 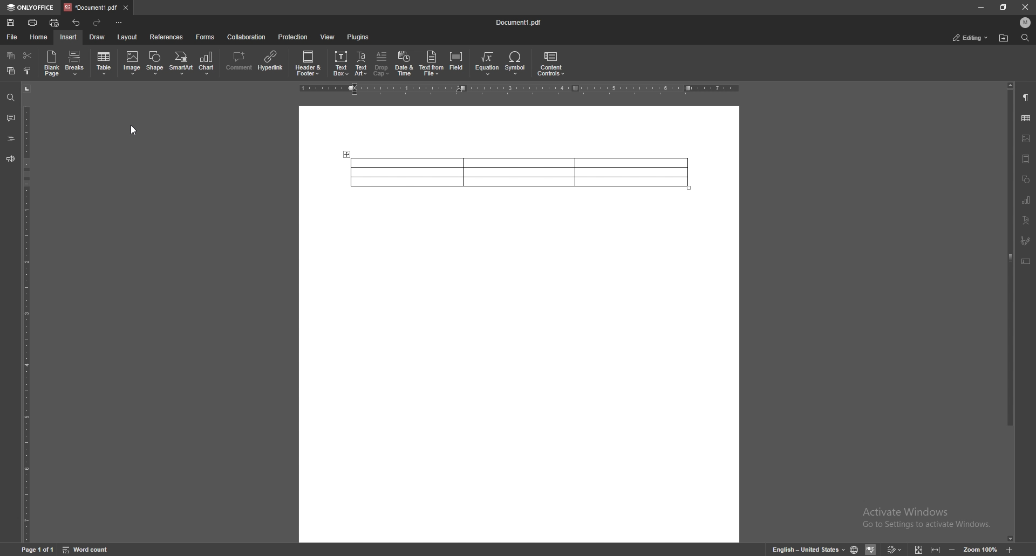 I want to click on symbol, so click(x=517, y=64).